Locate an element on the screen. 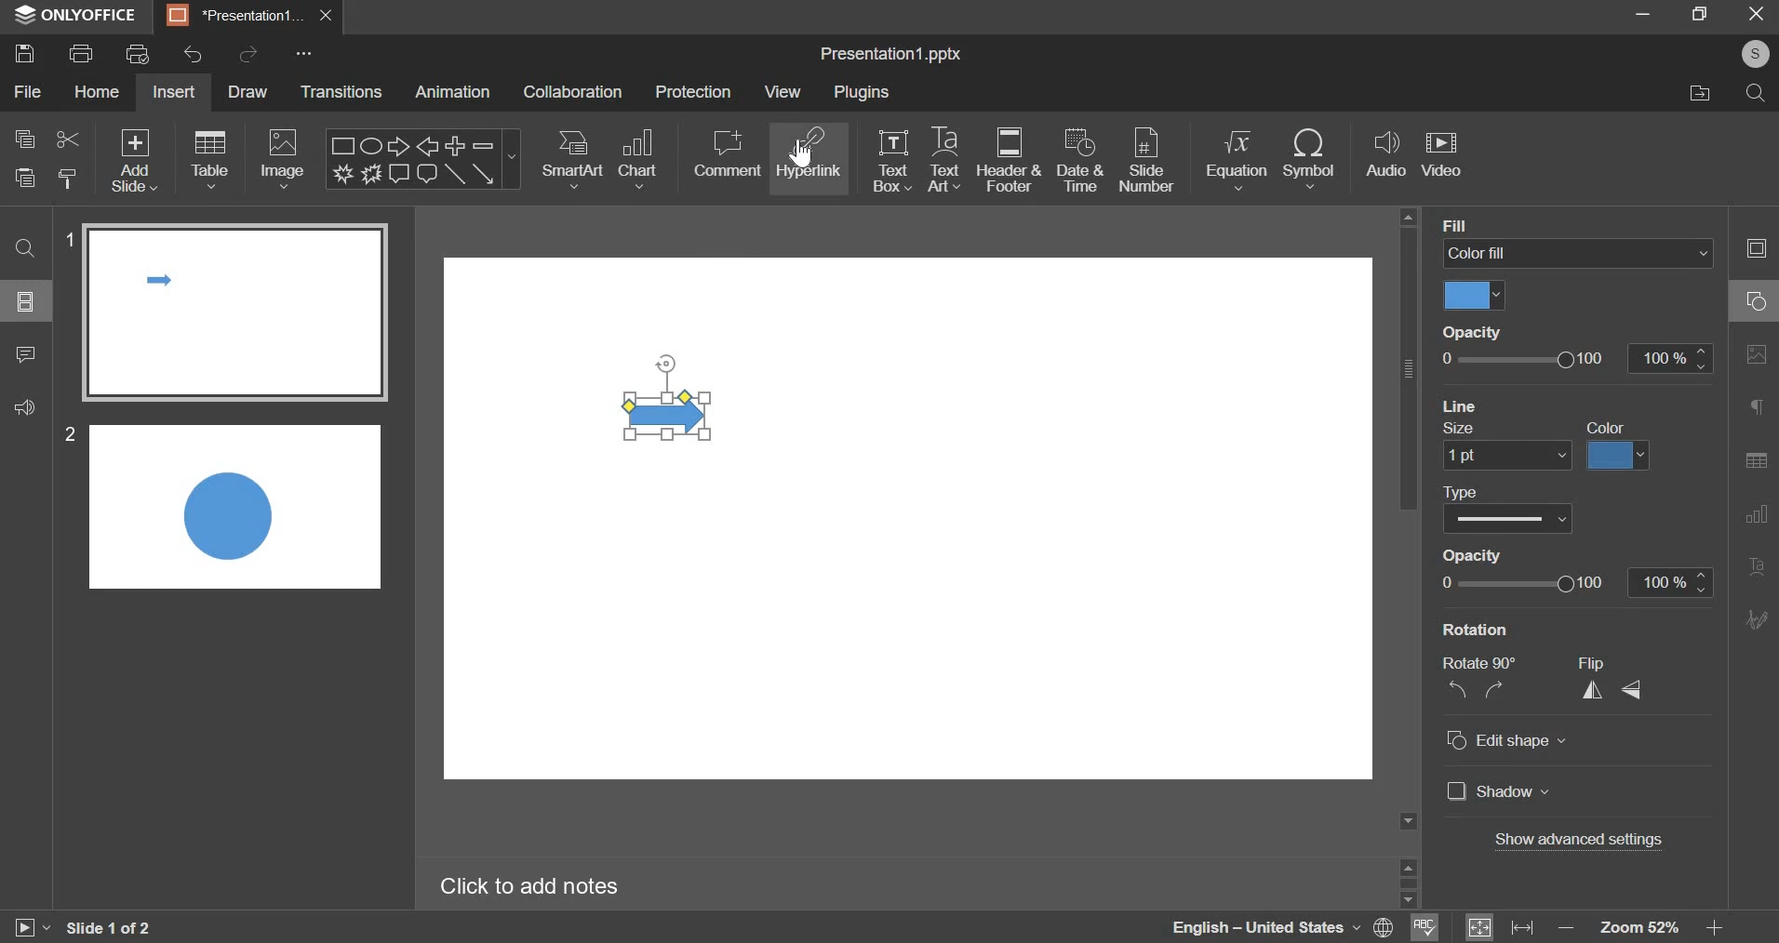  protection is located at coordinates (693, 93).